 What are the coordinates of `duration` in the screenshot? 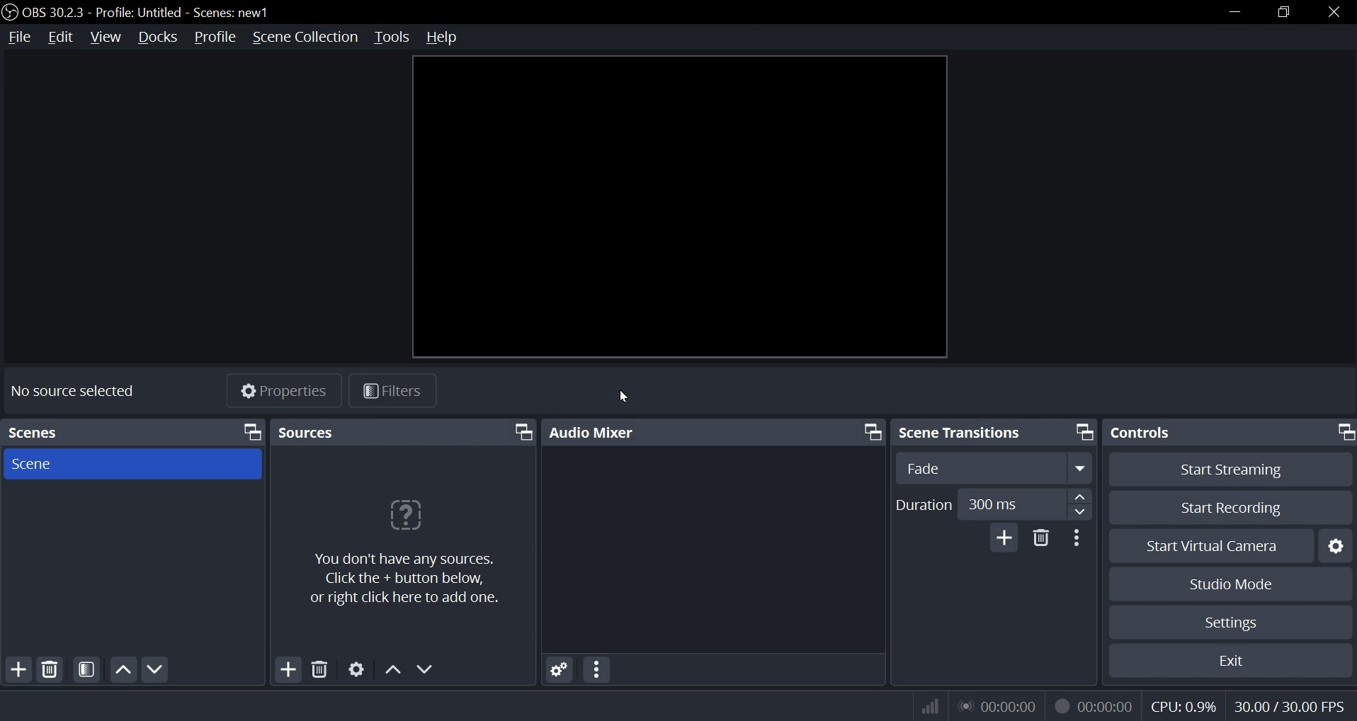 It's located at (925, 505).